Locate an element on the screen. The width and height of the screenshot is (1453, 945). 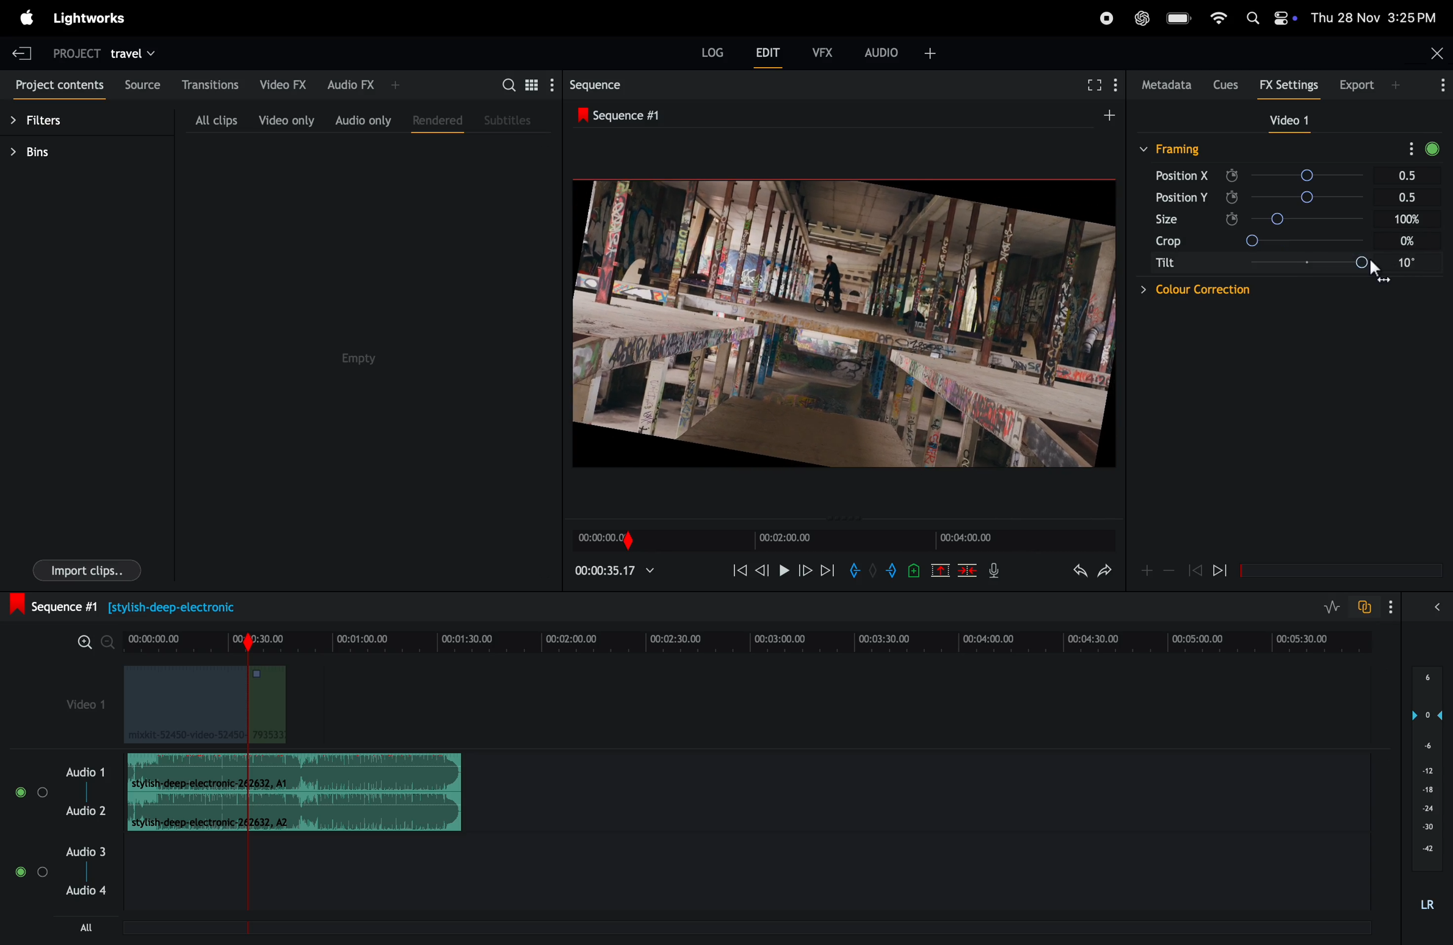
sequence 1 is located at coordinates (633, 114).